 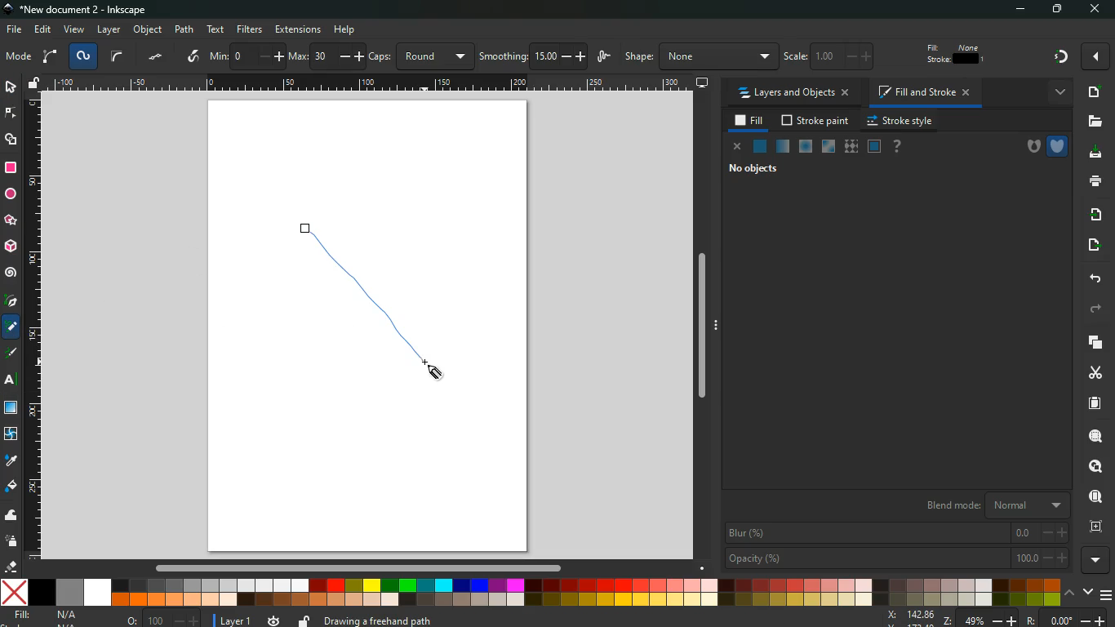 What do you see at coordinates (109, 29) in the screenshot?
I see `layer` at bounding box center [109, 29].